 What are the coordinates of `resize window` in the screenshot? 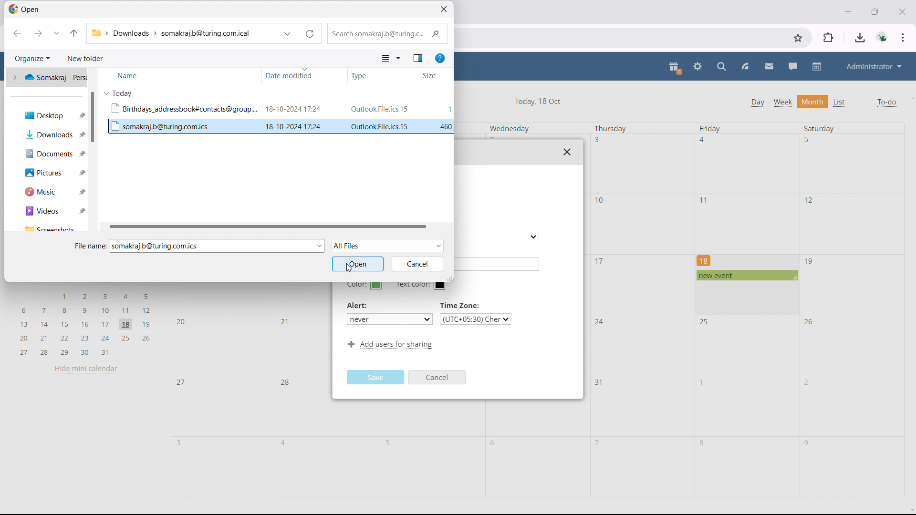 It's located at (450, 277).